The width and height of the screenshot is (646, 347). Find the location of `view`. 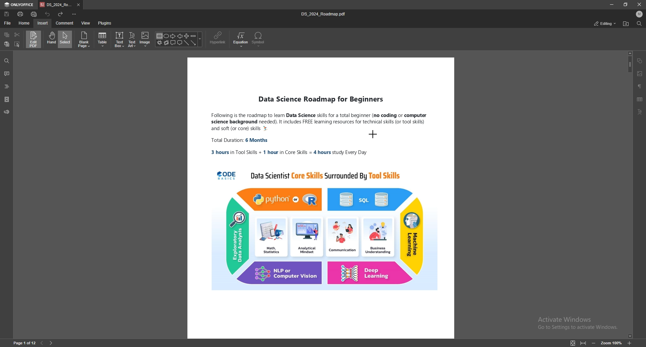

view is located at coordinates (86, 23).